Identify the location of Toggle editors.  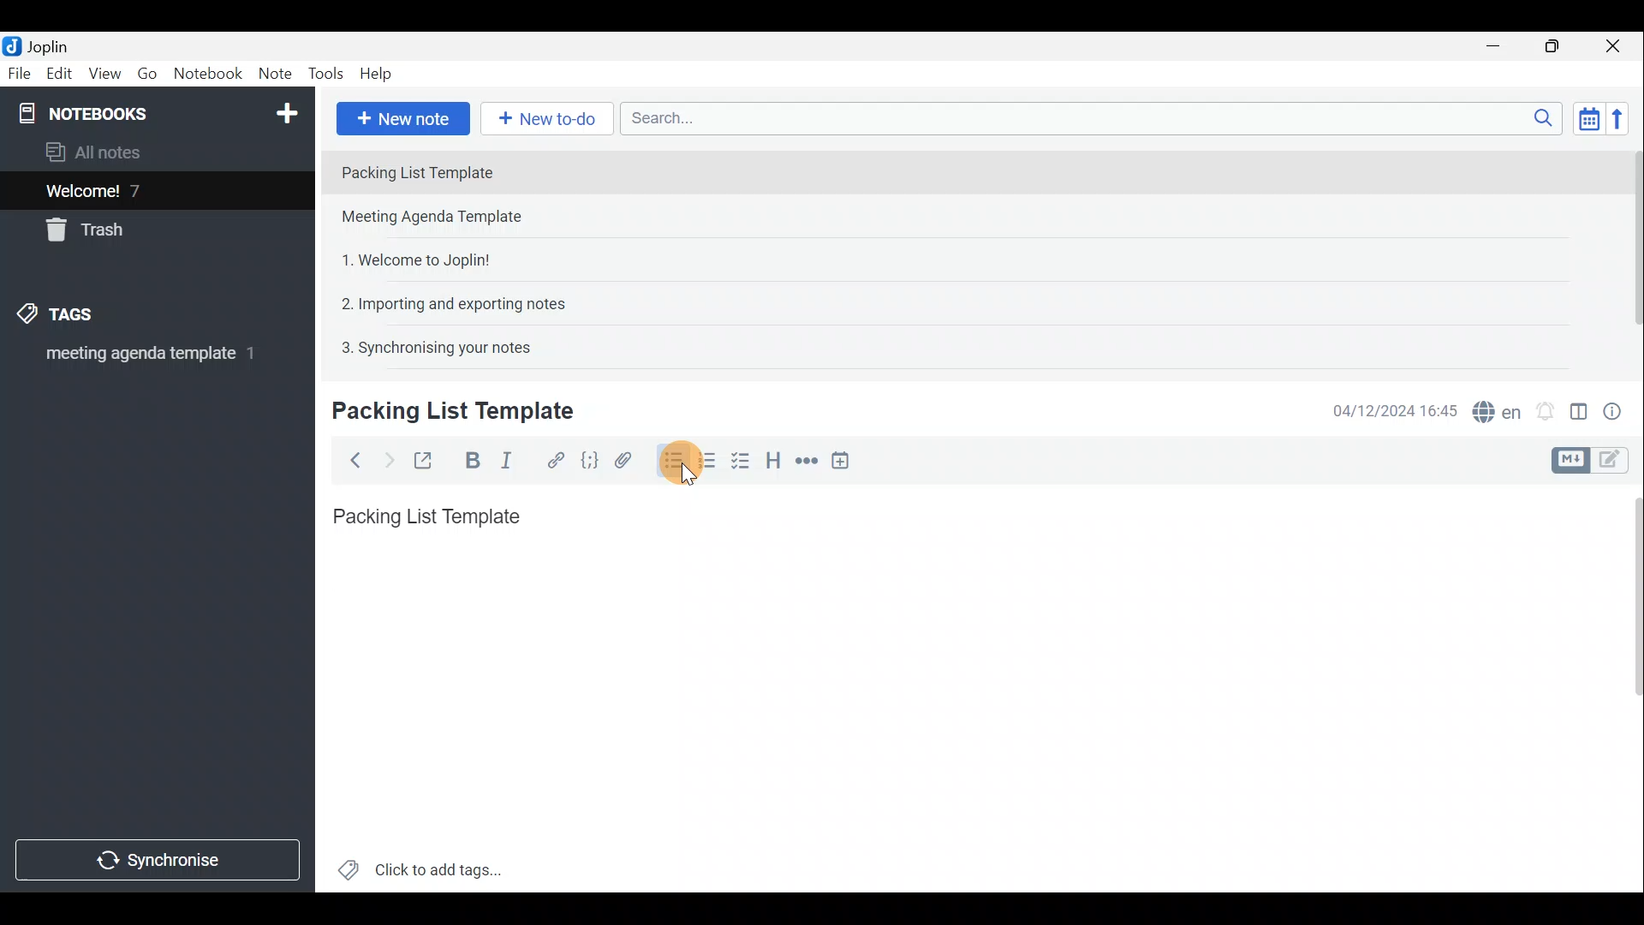
(1573, 458).